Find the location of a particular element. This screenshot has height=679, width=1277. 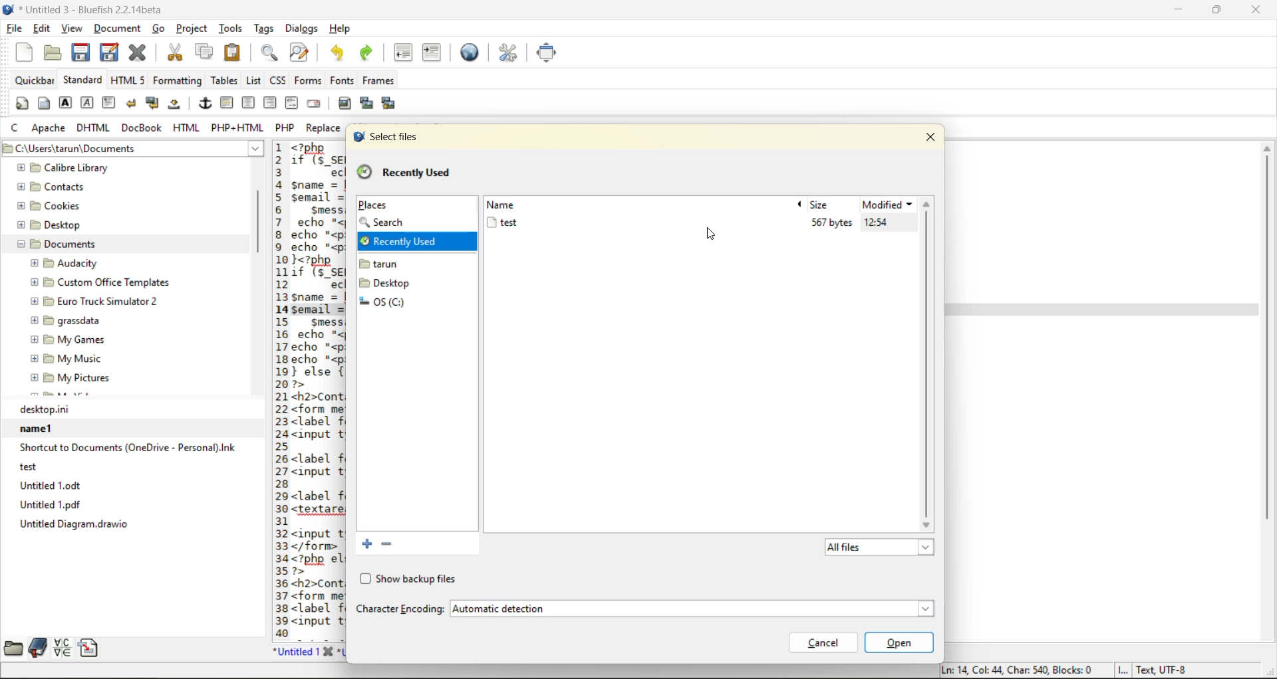

places is located at coordinates (373, 206).